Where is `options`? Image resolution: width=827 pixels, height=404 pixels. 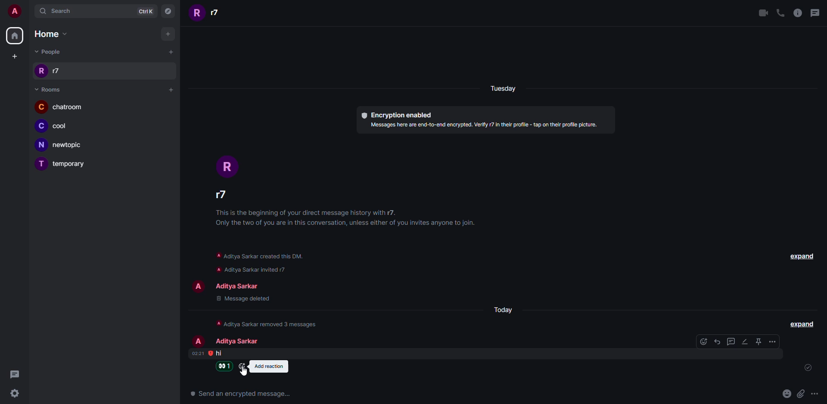
options is located at coordinates (773, 341).